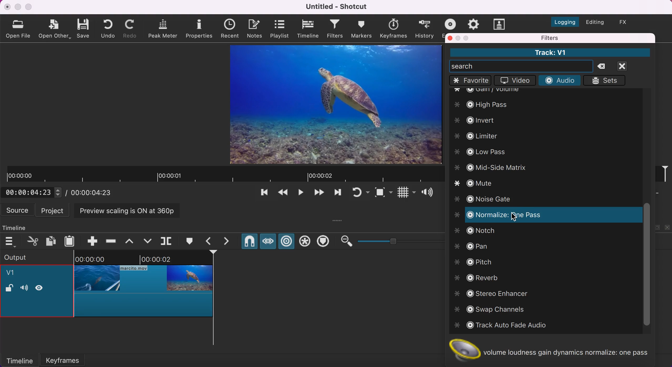  I want to click on current position, so click(34, 192).